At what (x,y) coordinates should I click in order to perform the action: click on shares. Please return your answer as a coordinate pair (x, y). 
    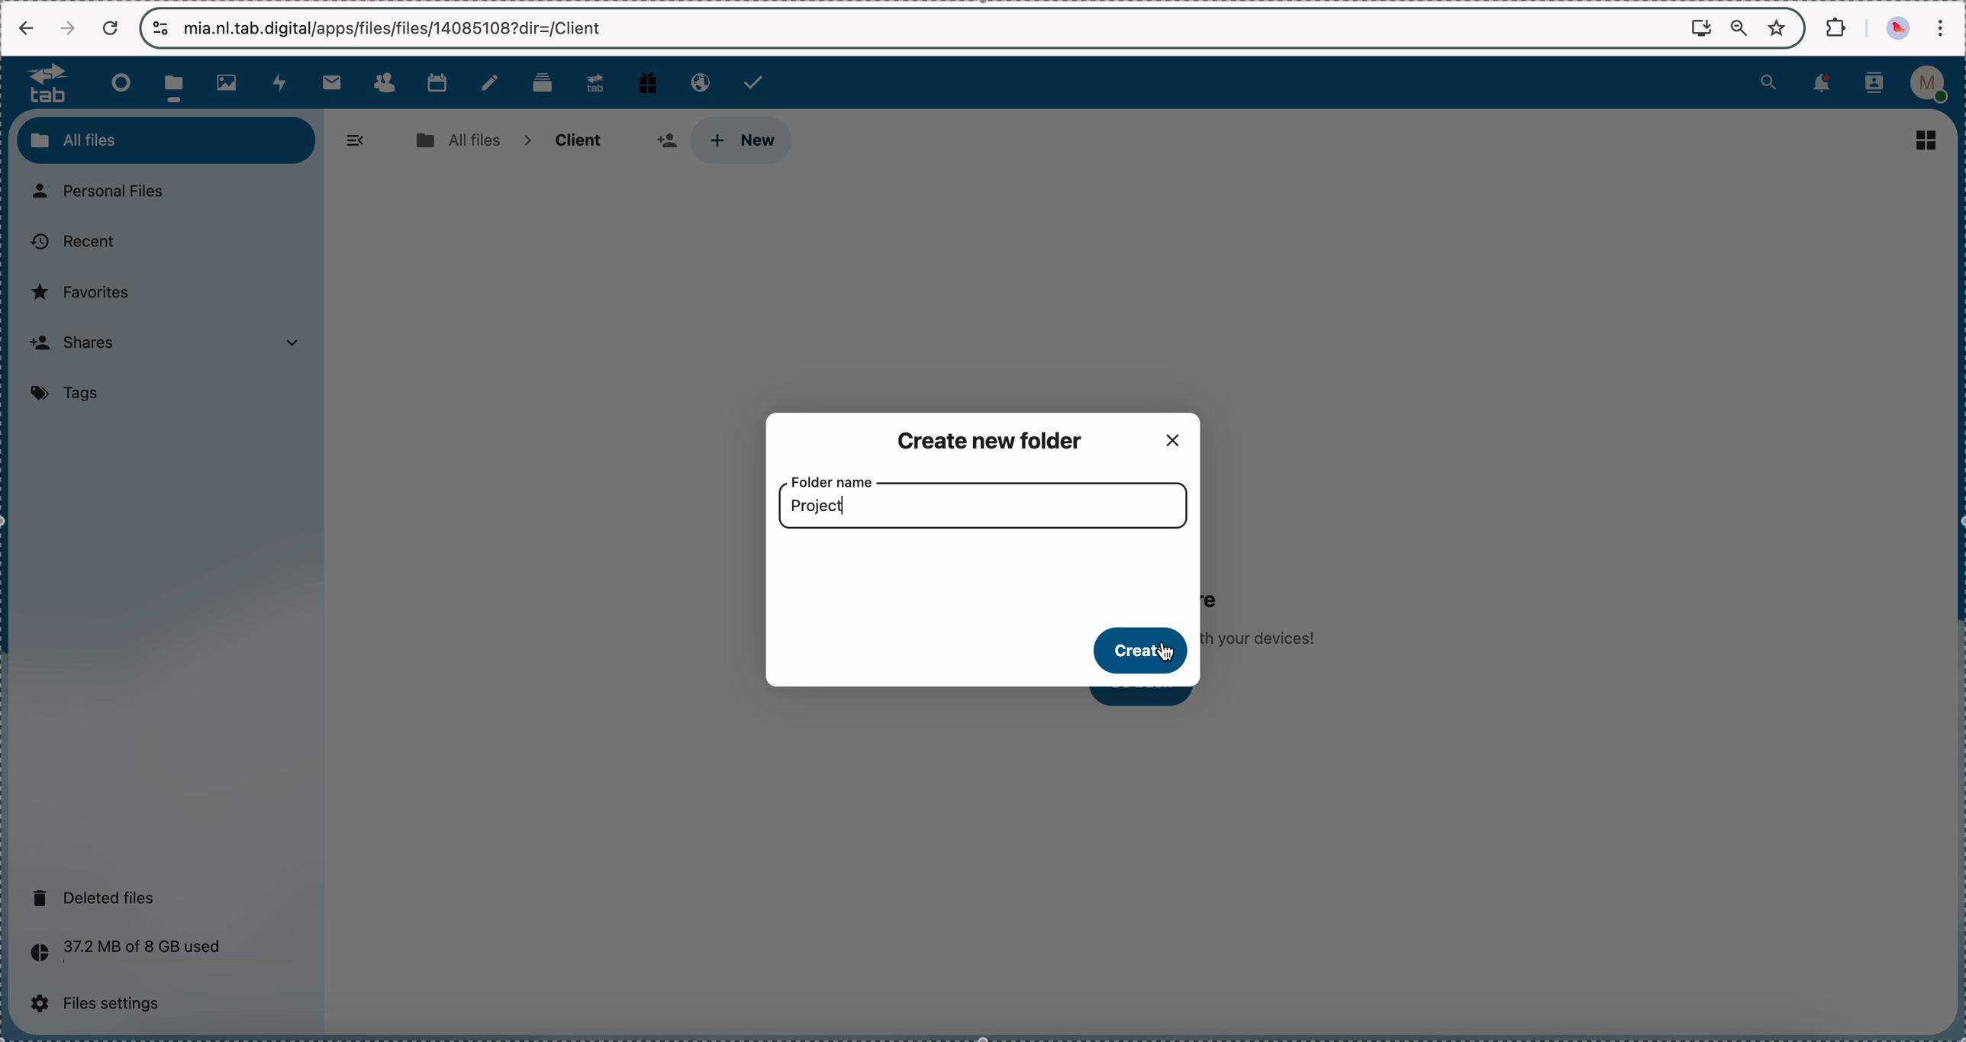
    Looking at the image, I should click on (172, 345).